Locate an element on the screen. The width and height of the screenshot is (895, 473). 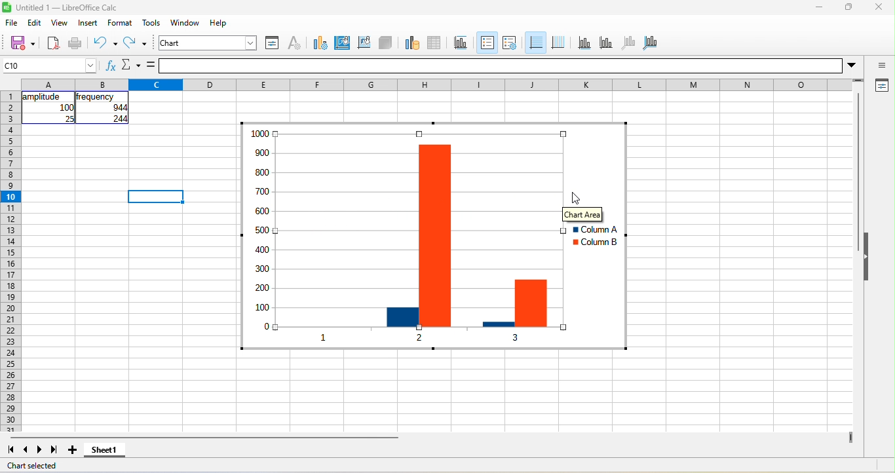
format selection is located at coordinates (271, 43).